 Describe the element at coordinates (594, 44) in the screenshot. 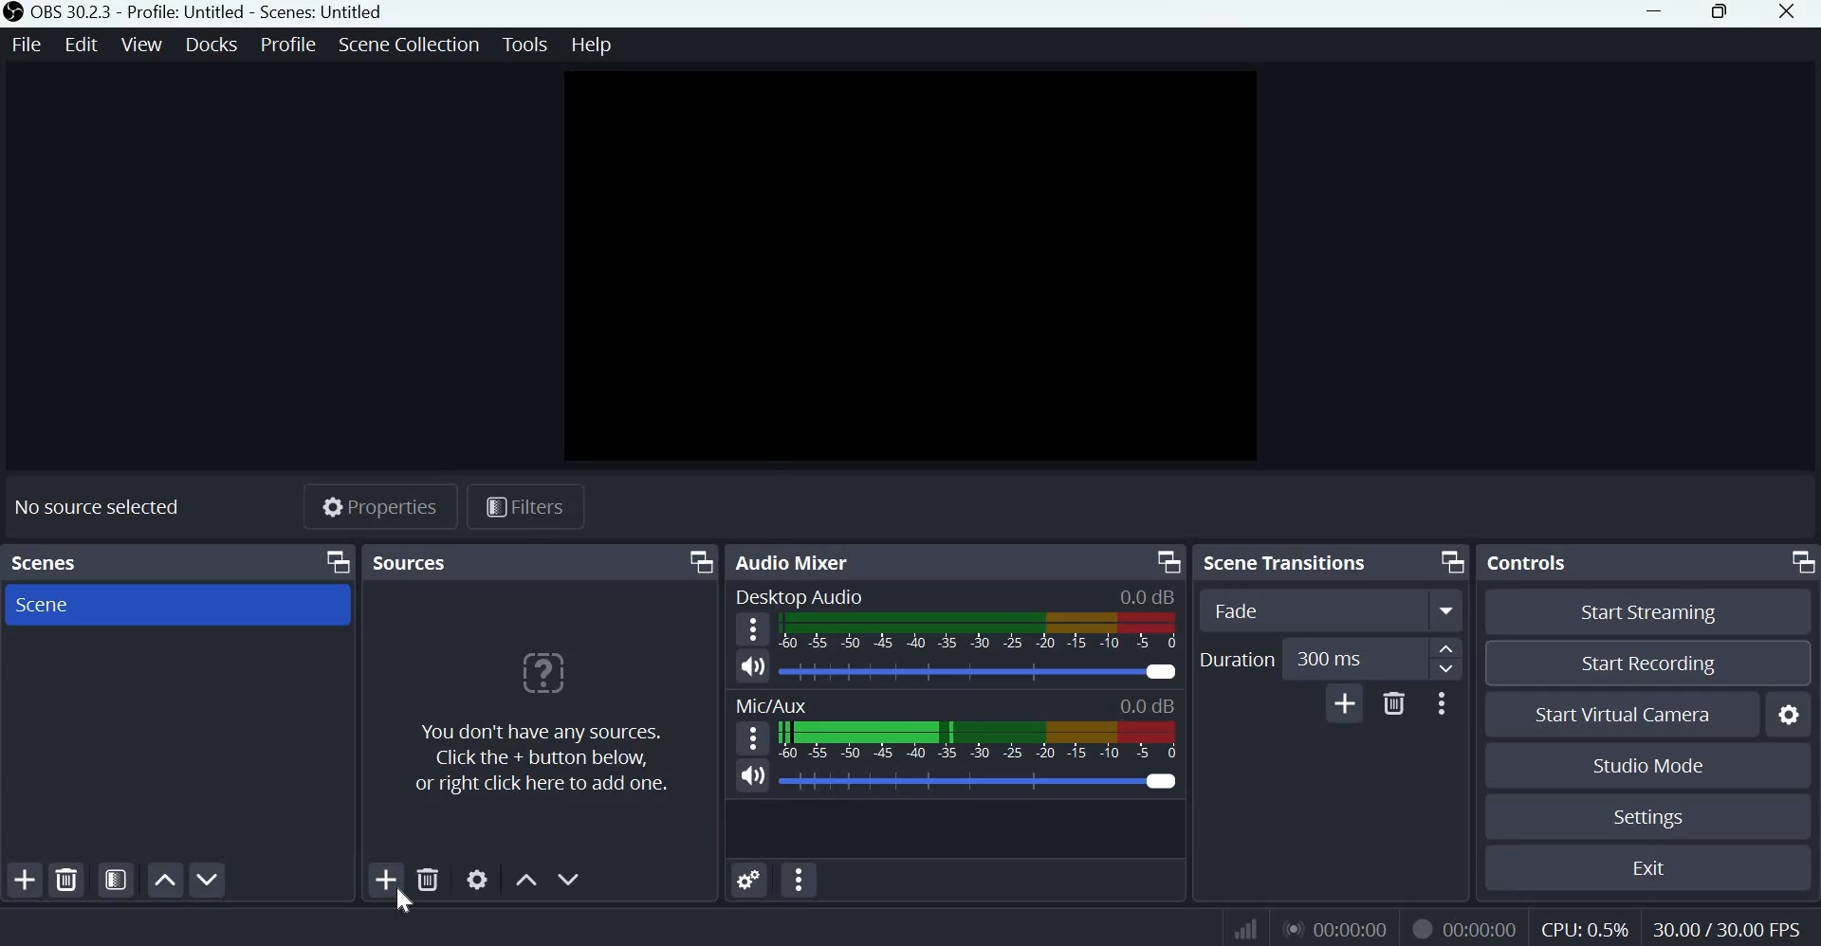

I see `help` at that location.